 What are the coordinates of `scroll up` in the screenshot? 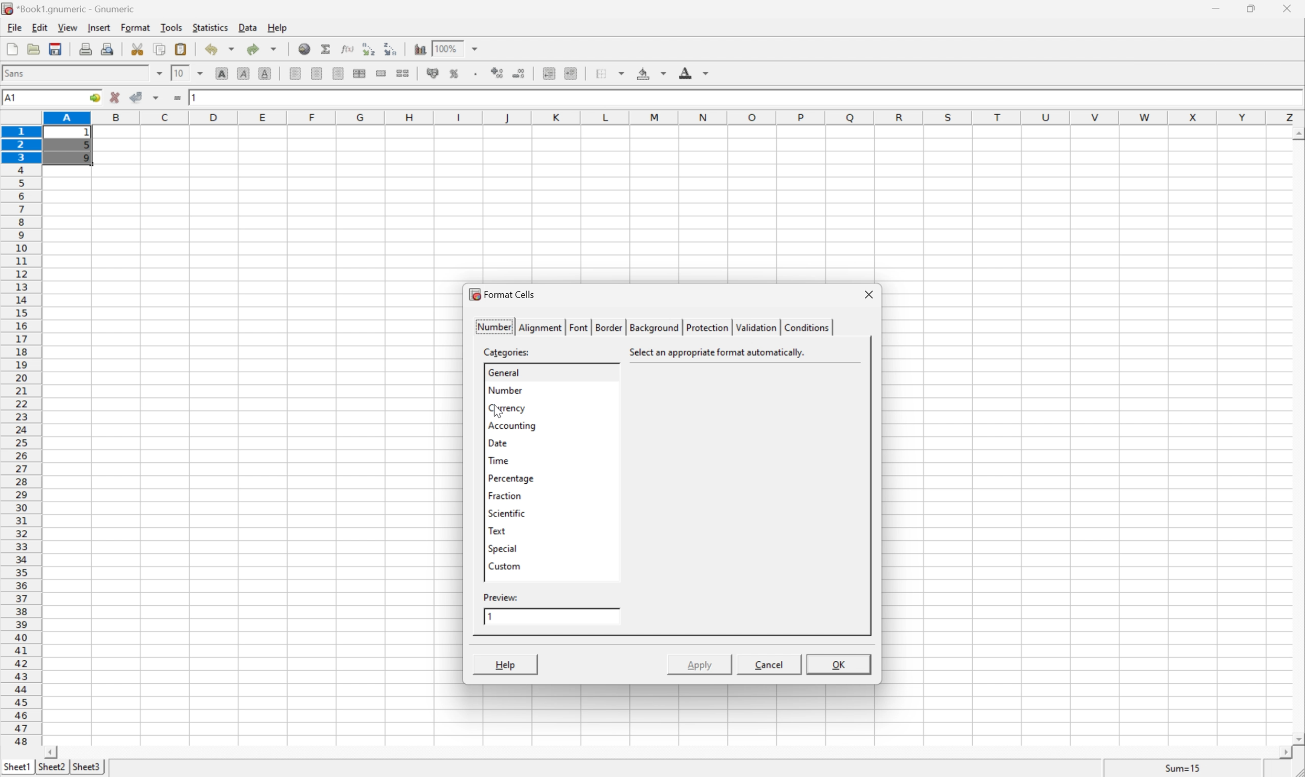 It's located at (1297, 135).